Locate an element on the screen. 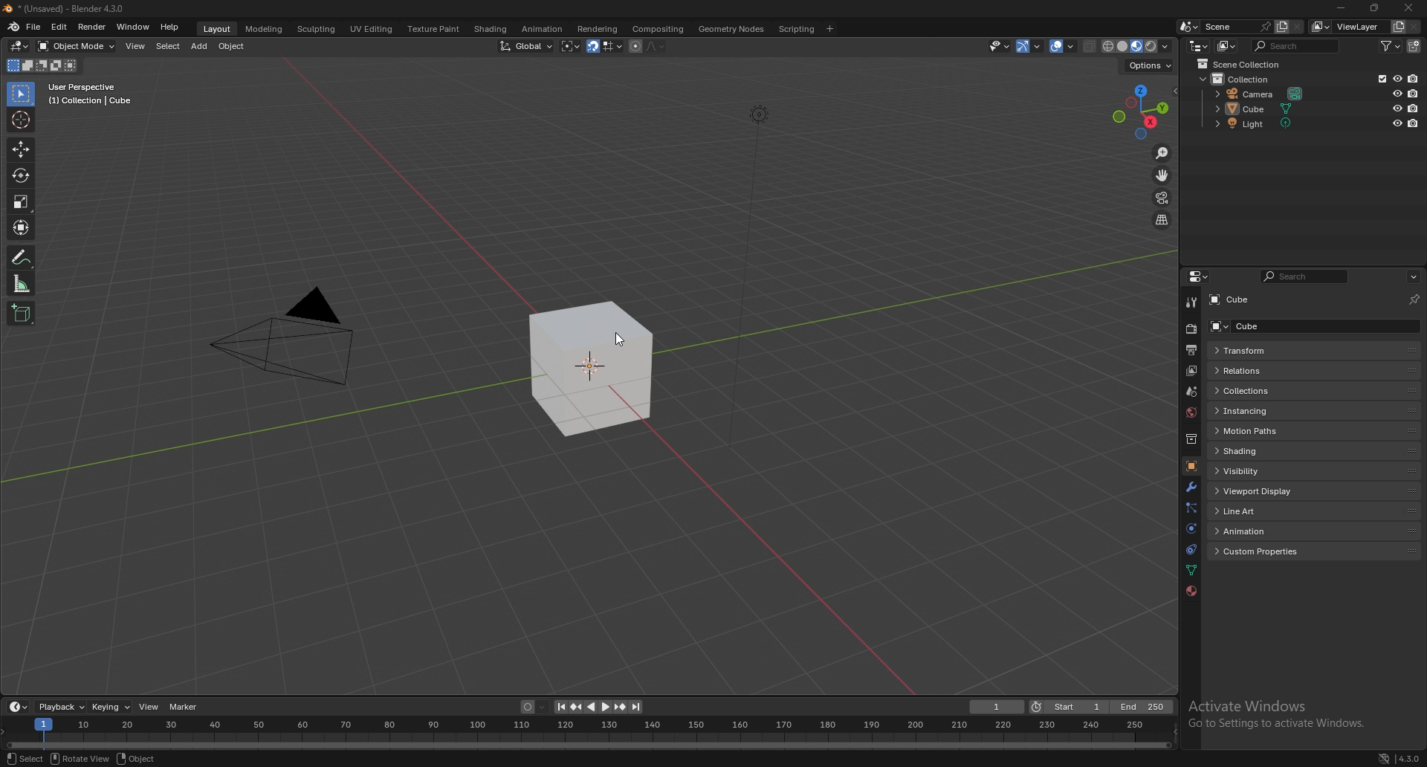 The height and width of the screenshot is (767, 1427). layout is located at coordinates (215, 27).